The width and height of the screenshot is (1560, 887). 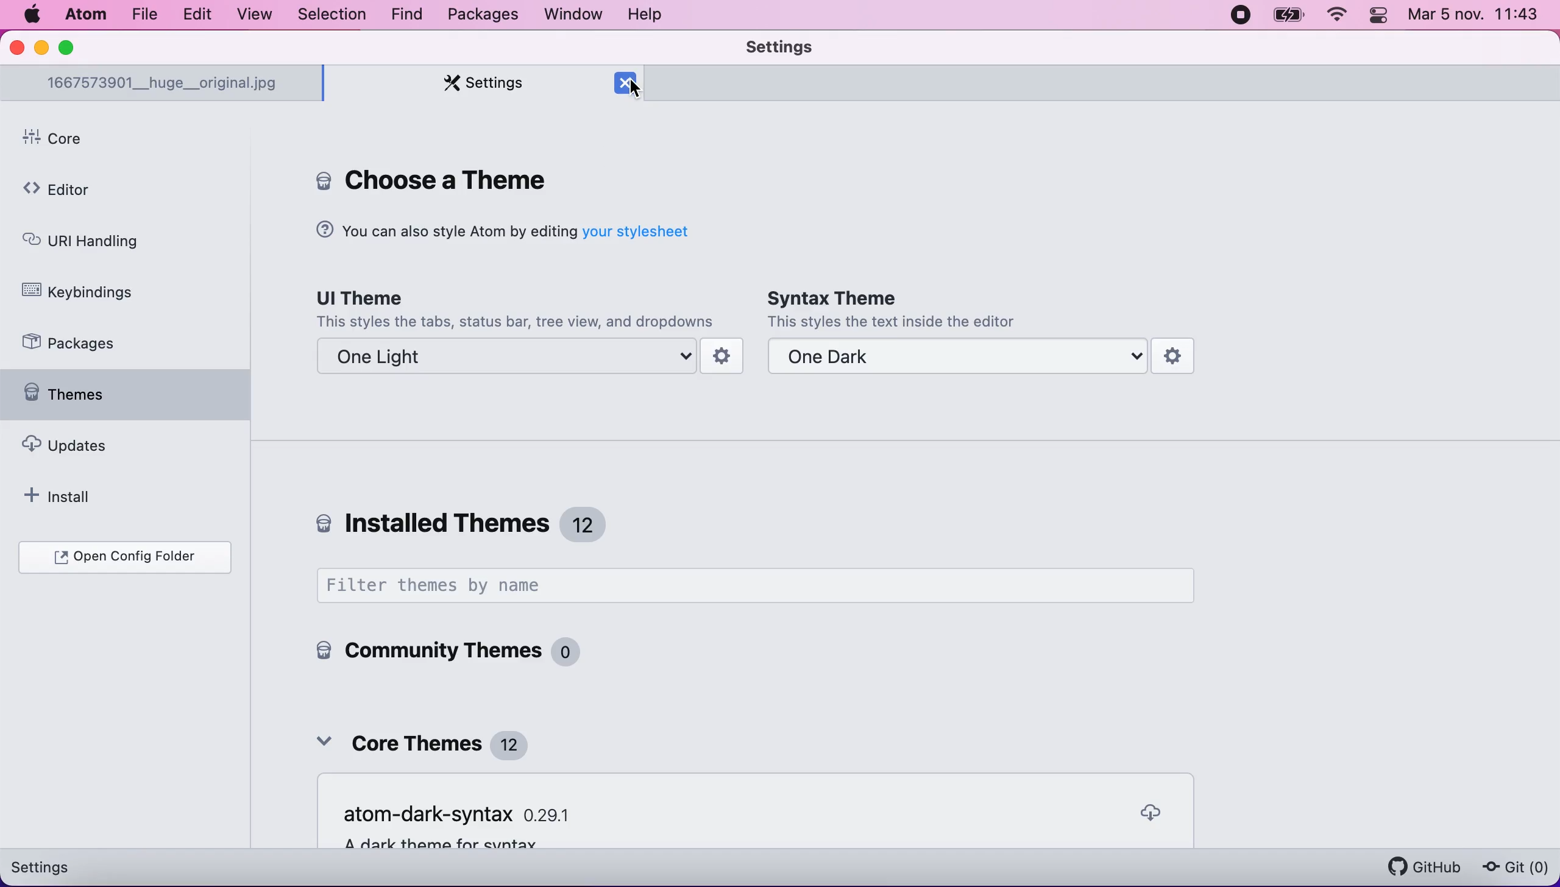 I want to click on 1667573901__huge__original.jpg, so click(x=166, y=84).